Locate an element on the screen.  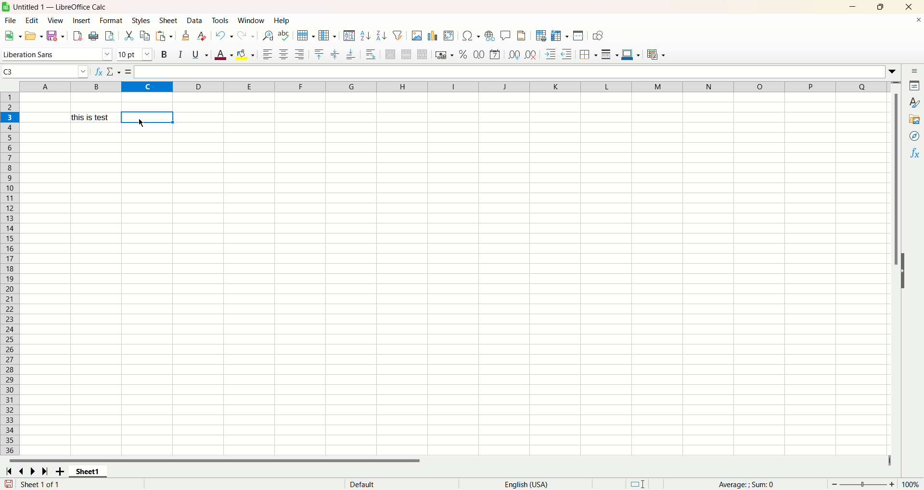
pivot table is located at coordinates (449, 35).